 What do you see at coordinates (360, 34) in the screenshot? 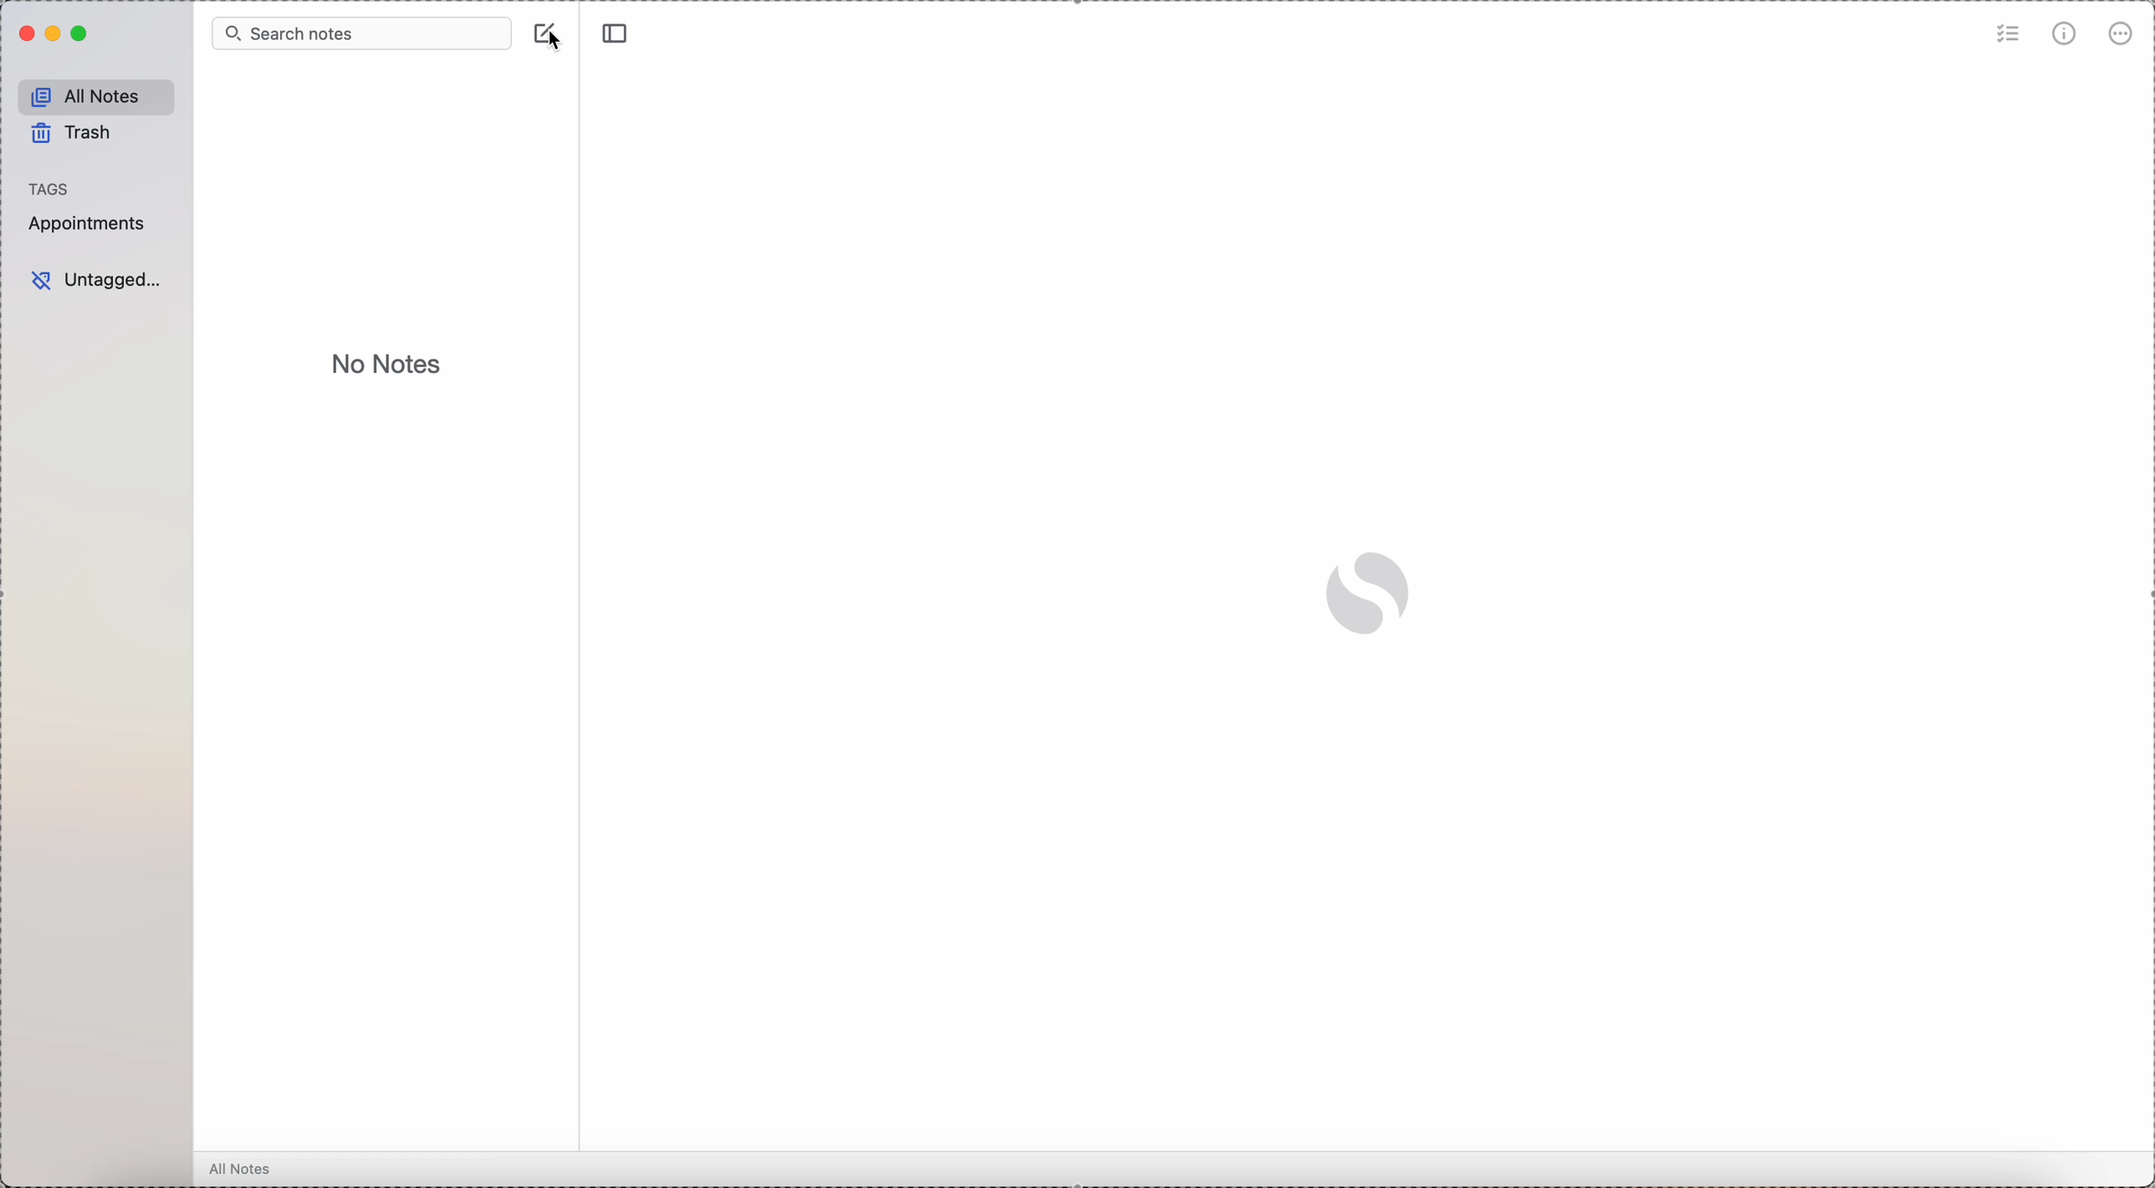
I see `search bar` at bounding box center [360, 34].